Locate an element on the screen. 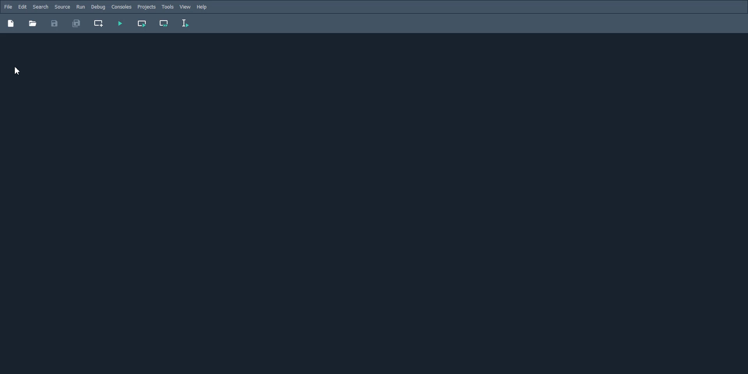 The height and width of the screenshot is (374, 748). Projects is located at coordinates (146, 7).